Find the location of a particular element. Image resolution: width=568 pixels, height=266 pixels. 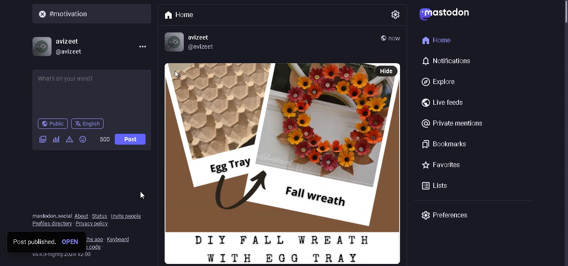

explore is located at coordinates (441, 80).